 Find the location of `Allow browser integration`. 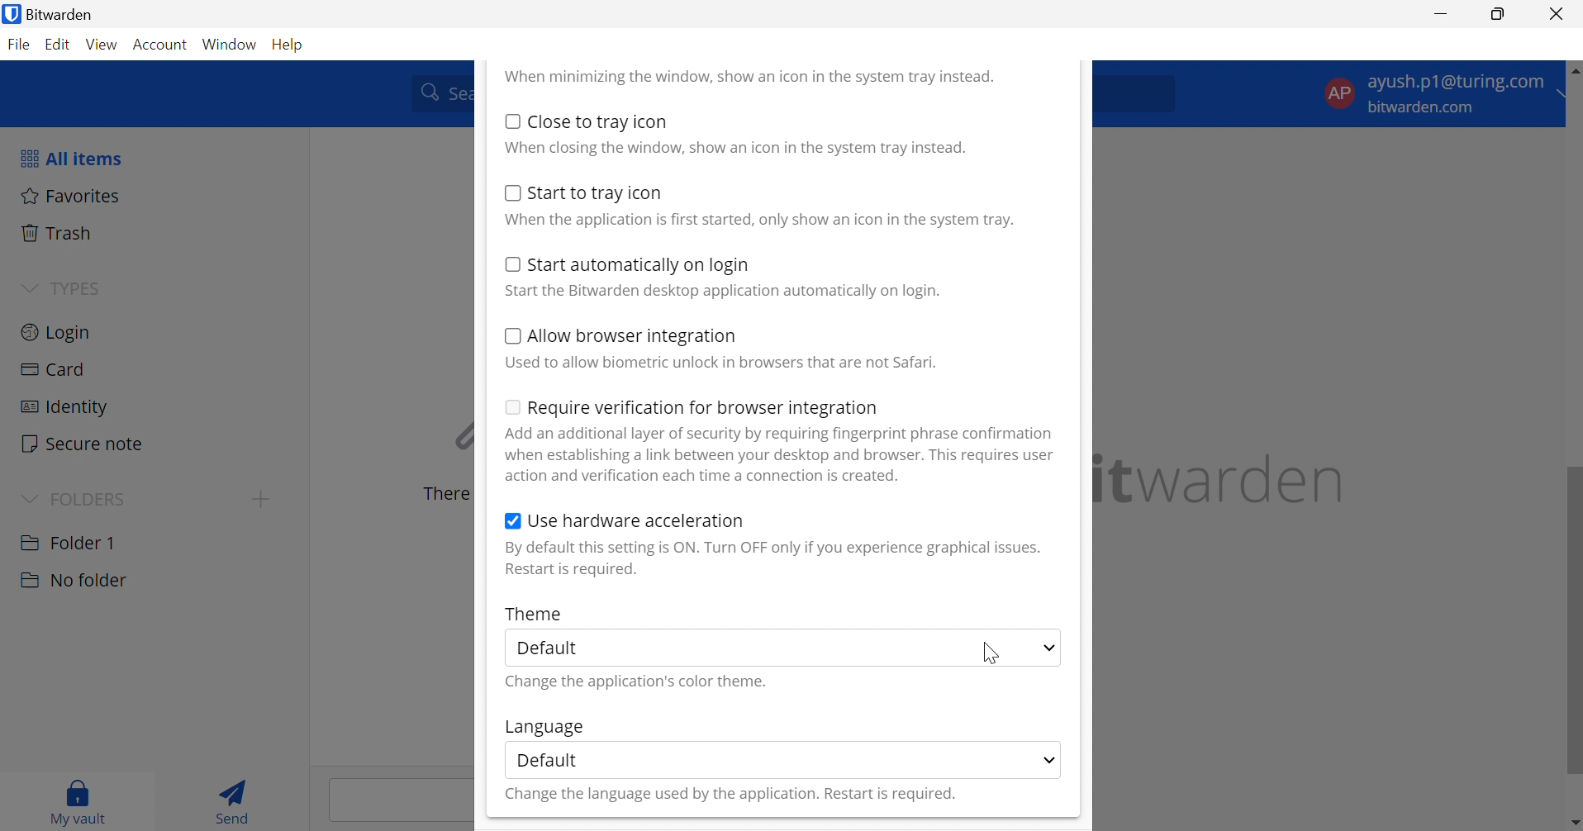

Allow browser integration is located at coordinates (634, 338).